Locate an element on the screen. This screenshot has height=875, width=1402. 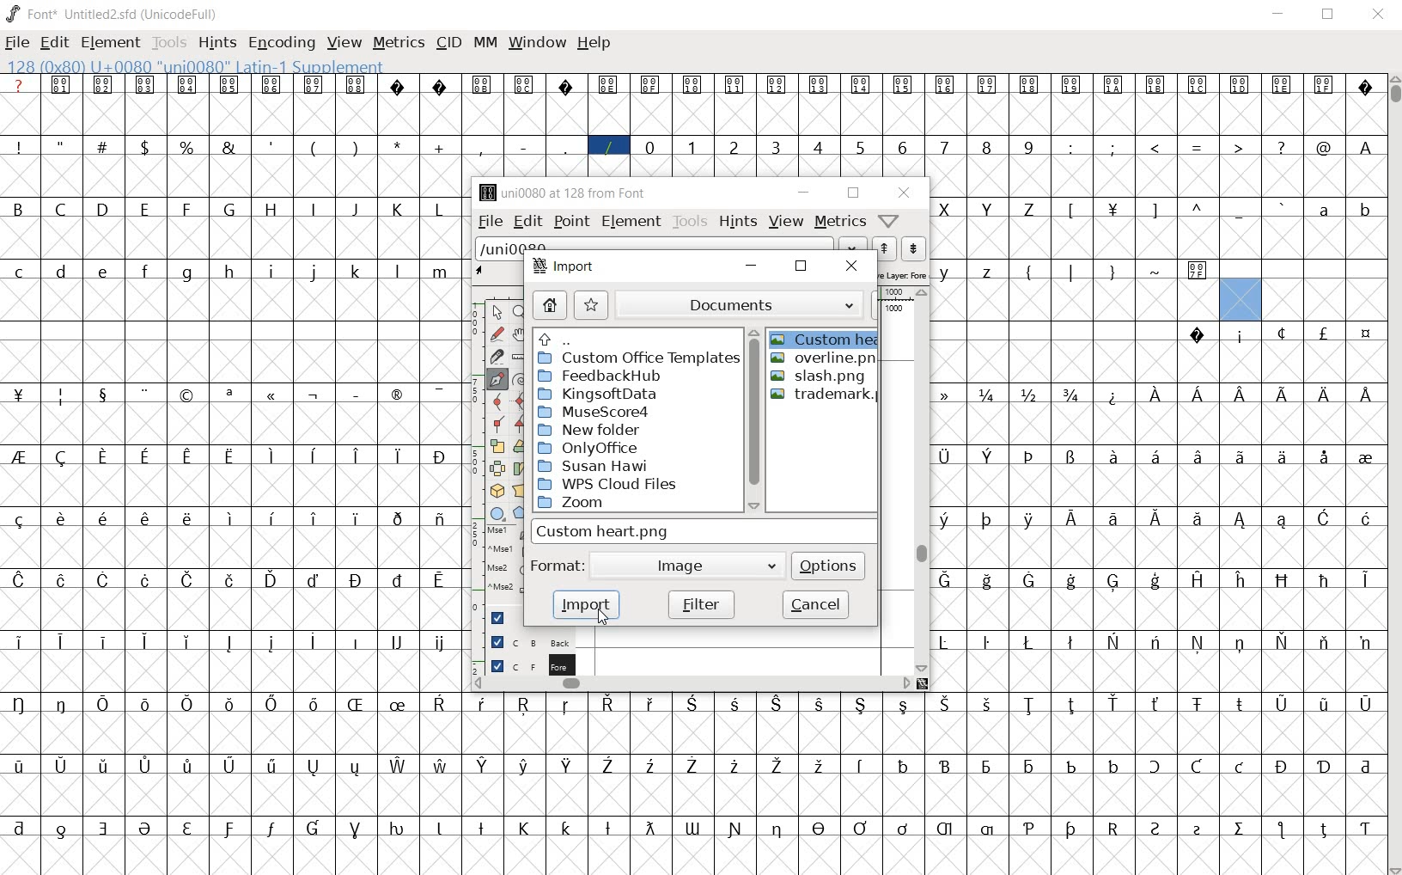
documents is located at coordinates (747, 303).